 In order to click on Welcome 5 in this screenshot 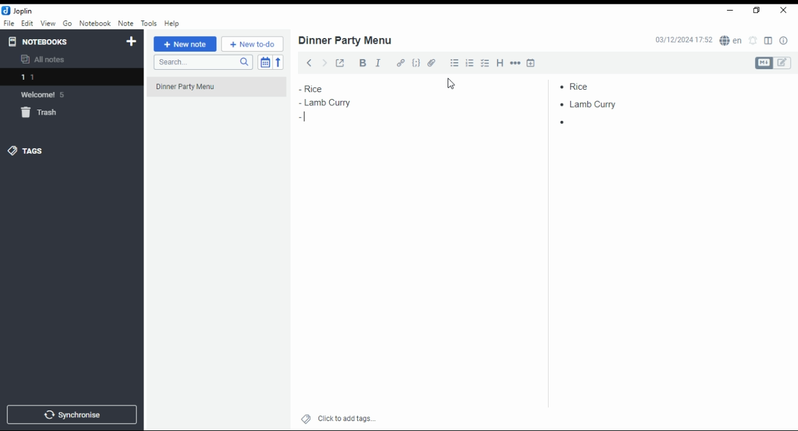, I will do `click(49, 95)`.